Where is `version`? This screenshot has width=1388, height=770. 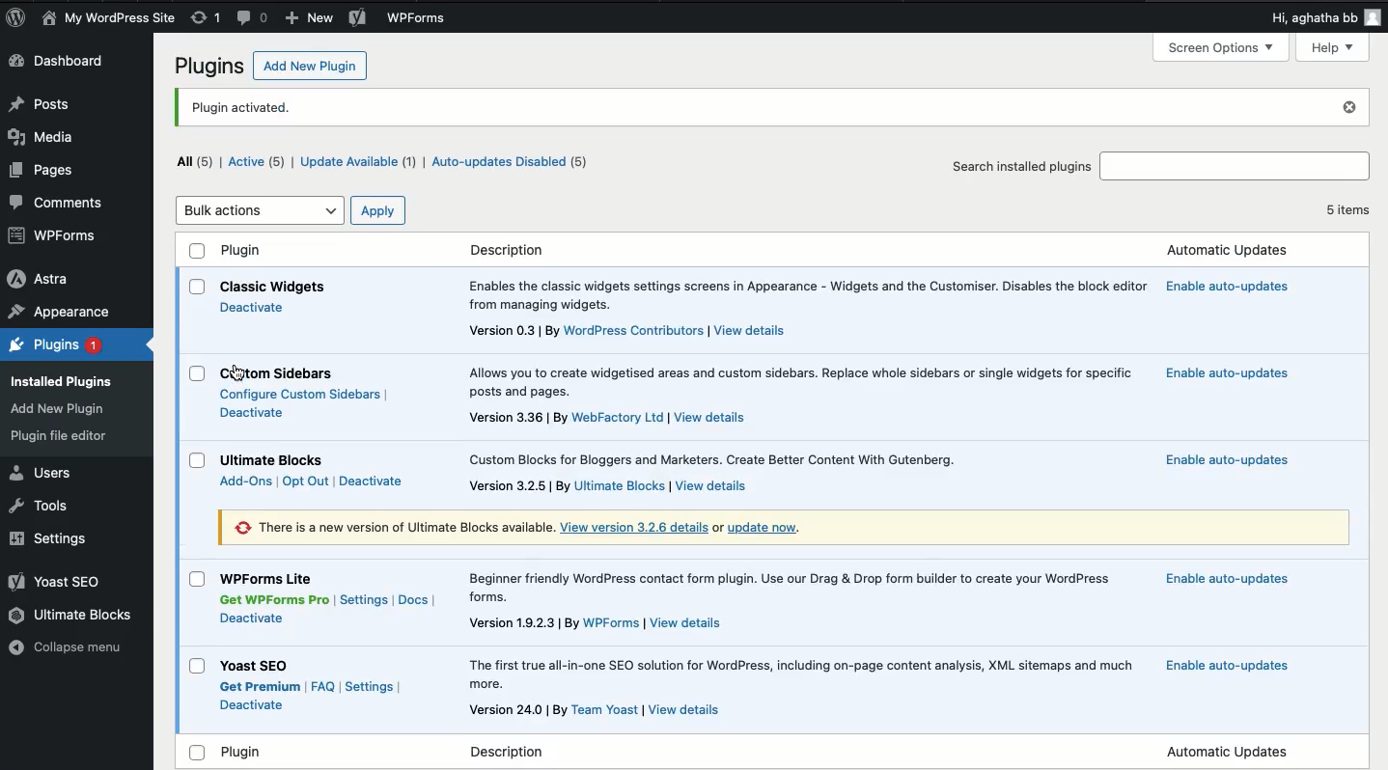 version is located at coordinates (514, 417).